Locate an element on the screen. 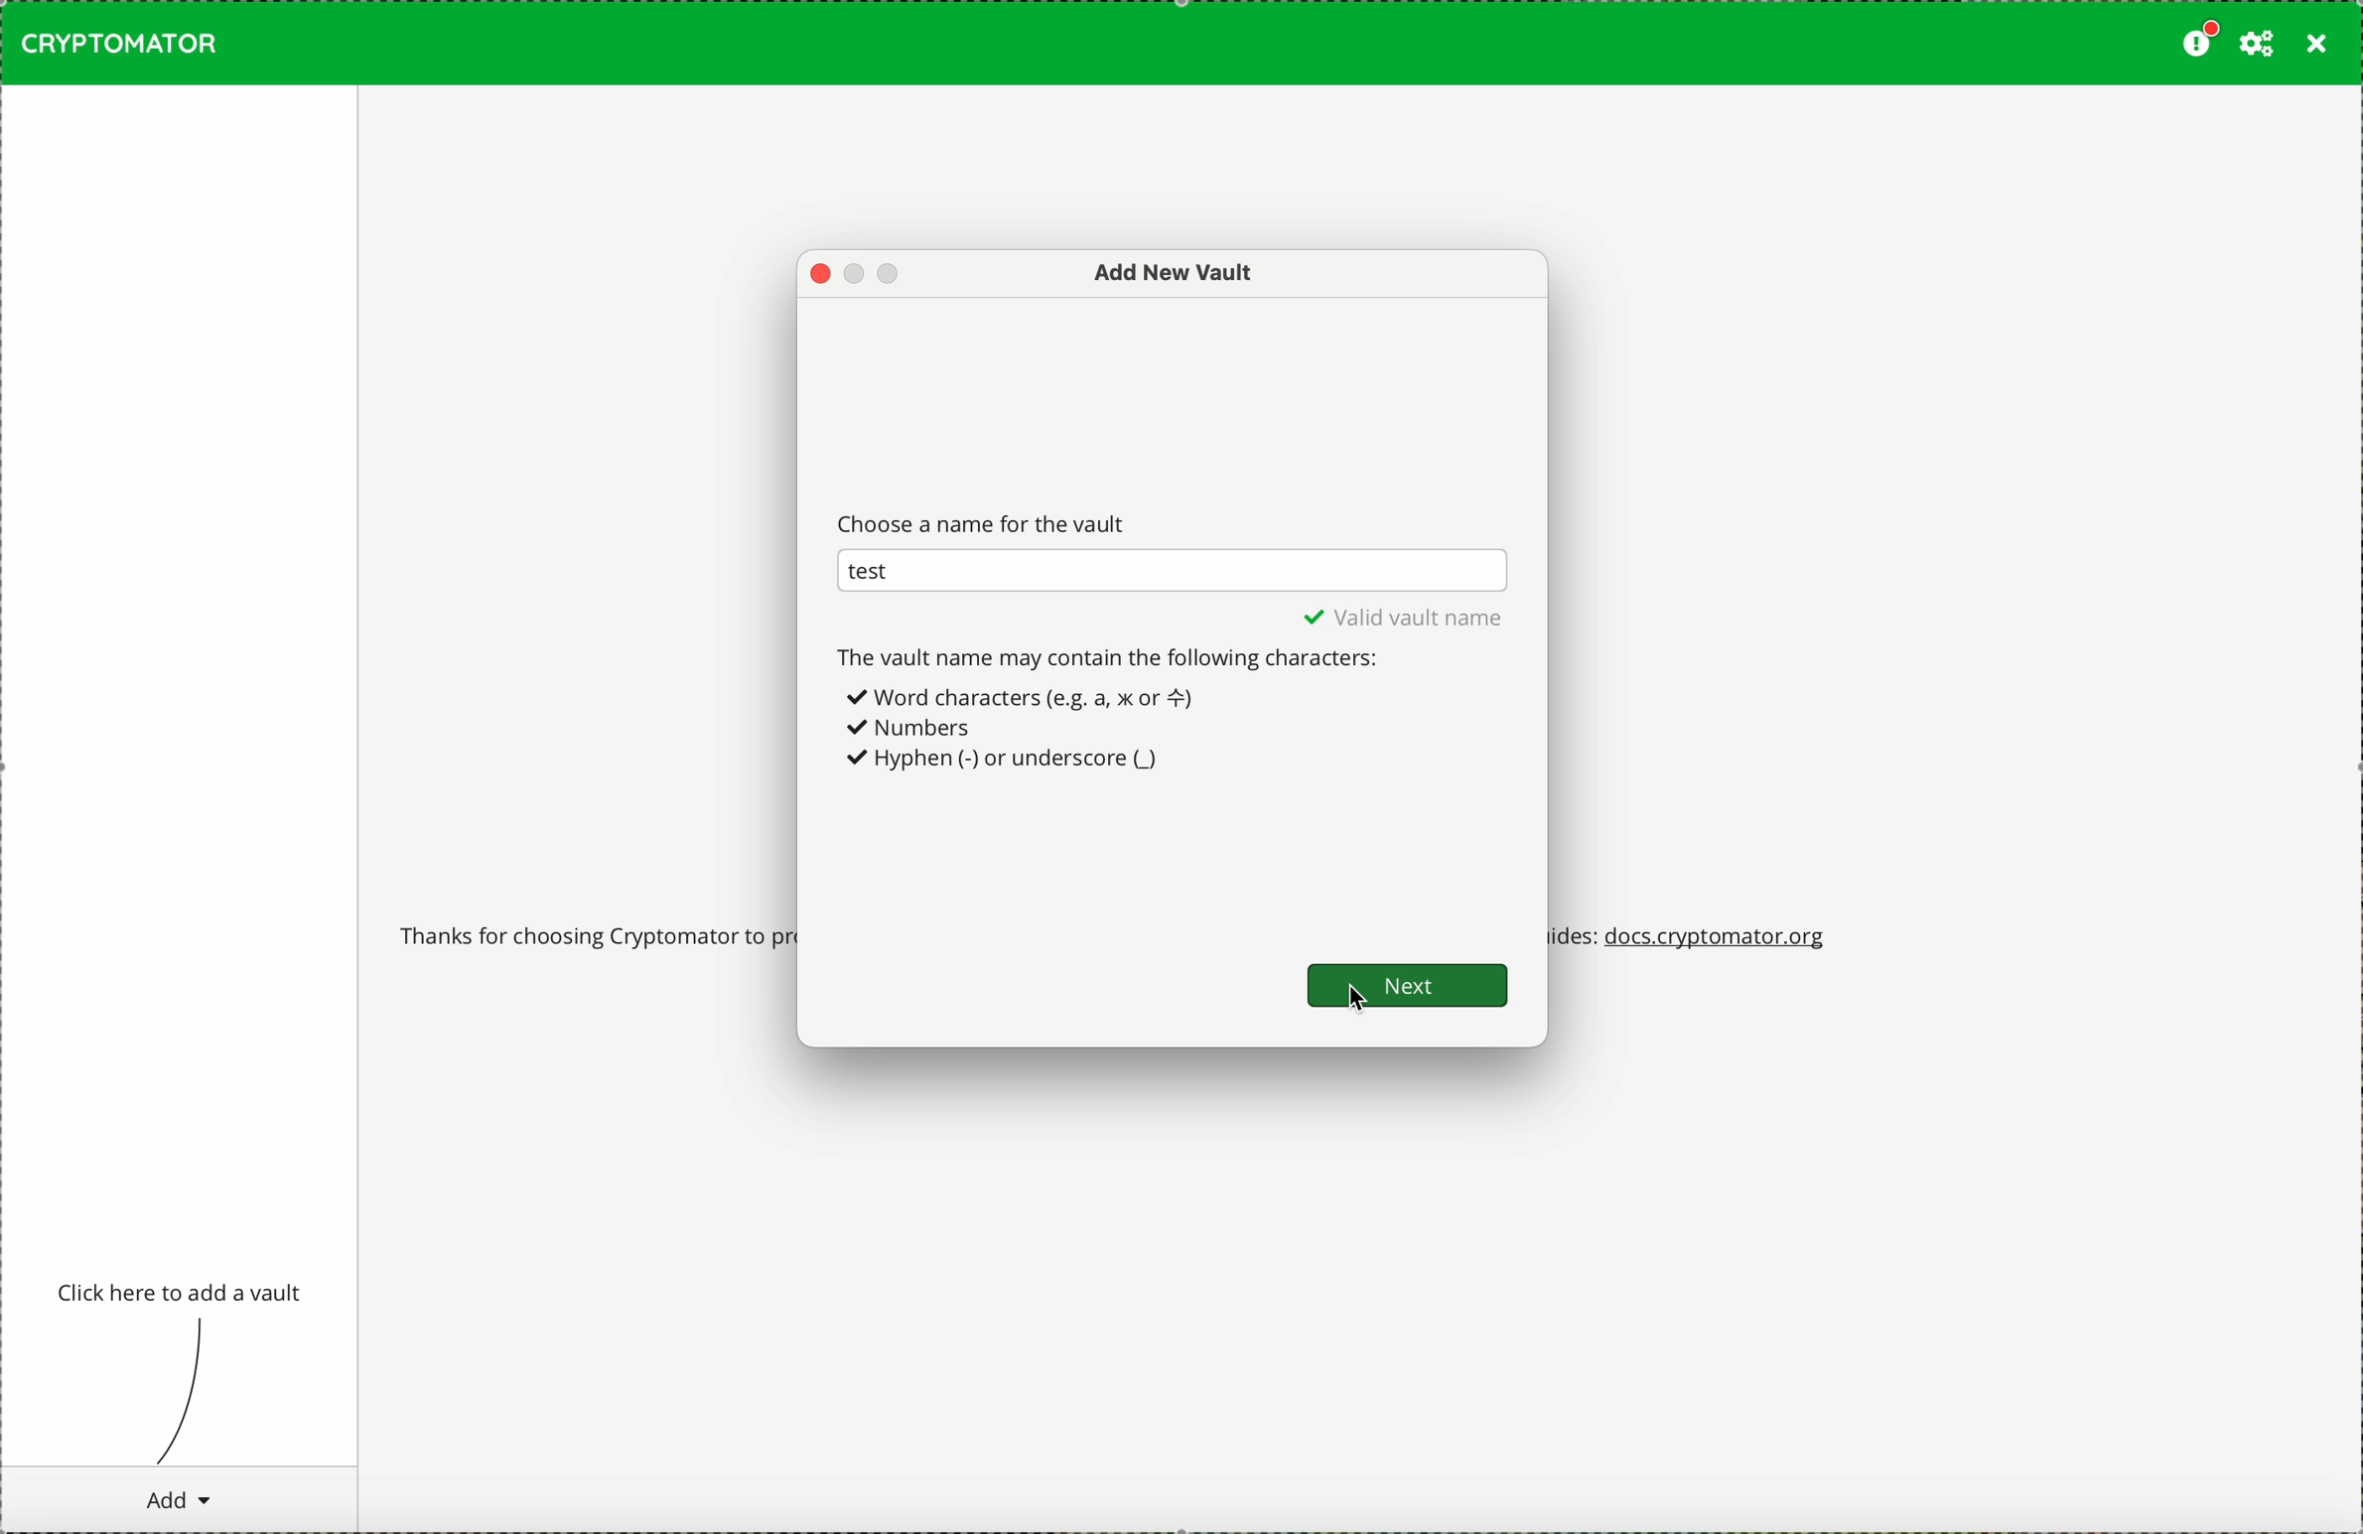  Numbers is located at coordinates (911, 730).